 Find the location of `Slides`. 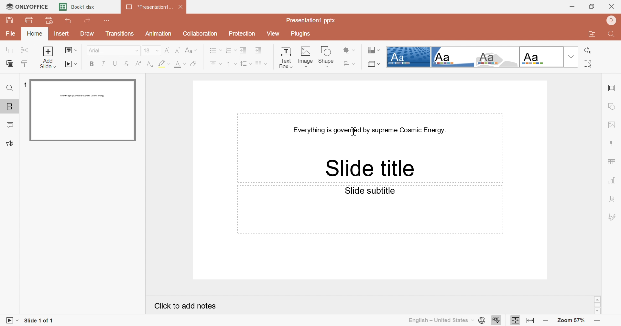

Slides is located at coordinates (10, 106).